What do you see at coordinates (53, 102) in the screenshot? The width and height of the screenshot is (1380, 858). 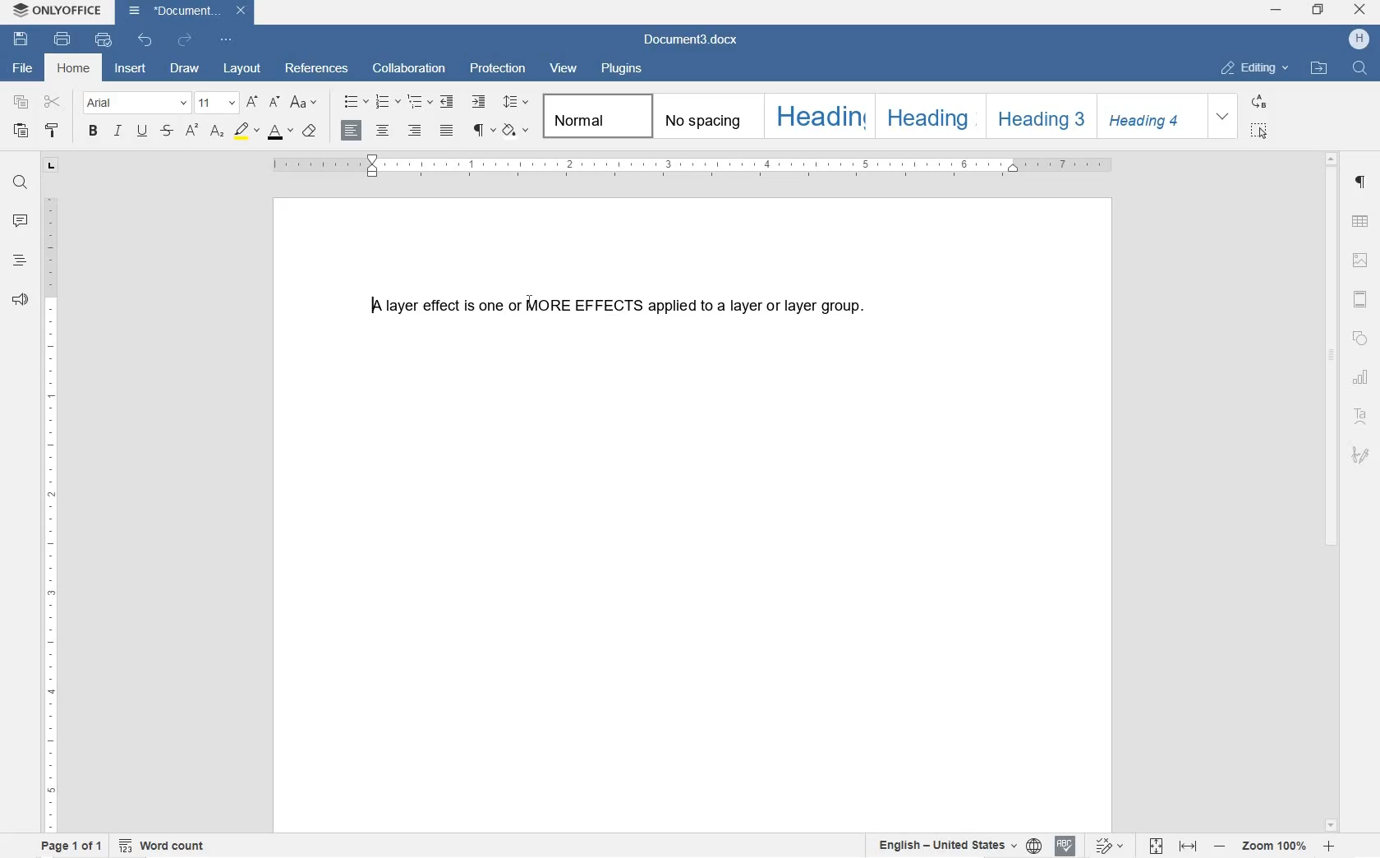 I see `CUT` at bounding box center [53, 102].